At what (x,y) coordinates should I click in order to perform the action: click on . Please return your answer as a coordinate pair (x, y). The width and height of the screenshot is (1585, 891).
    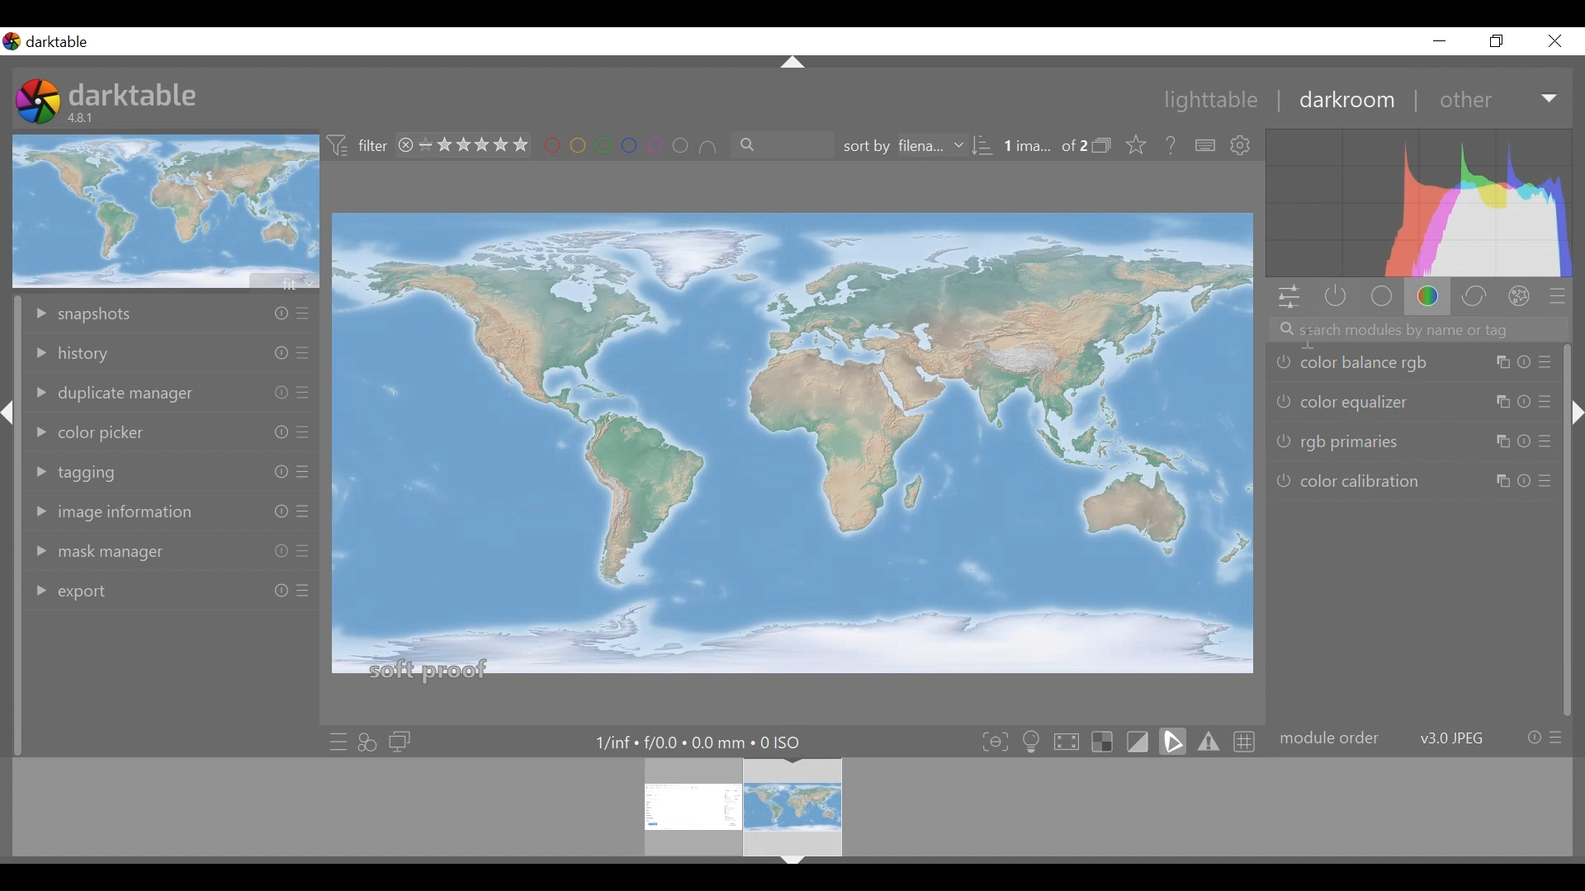
    Looking at the image, I should click on (277, 392).